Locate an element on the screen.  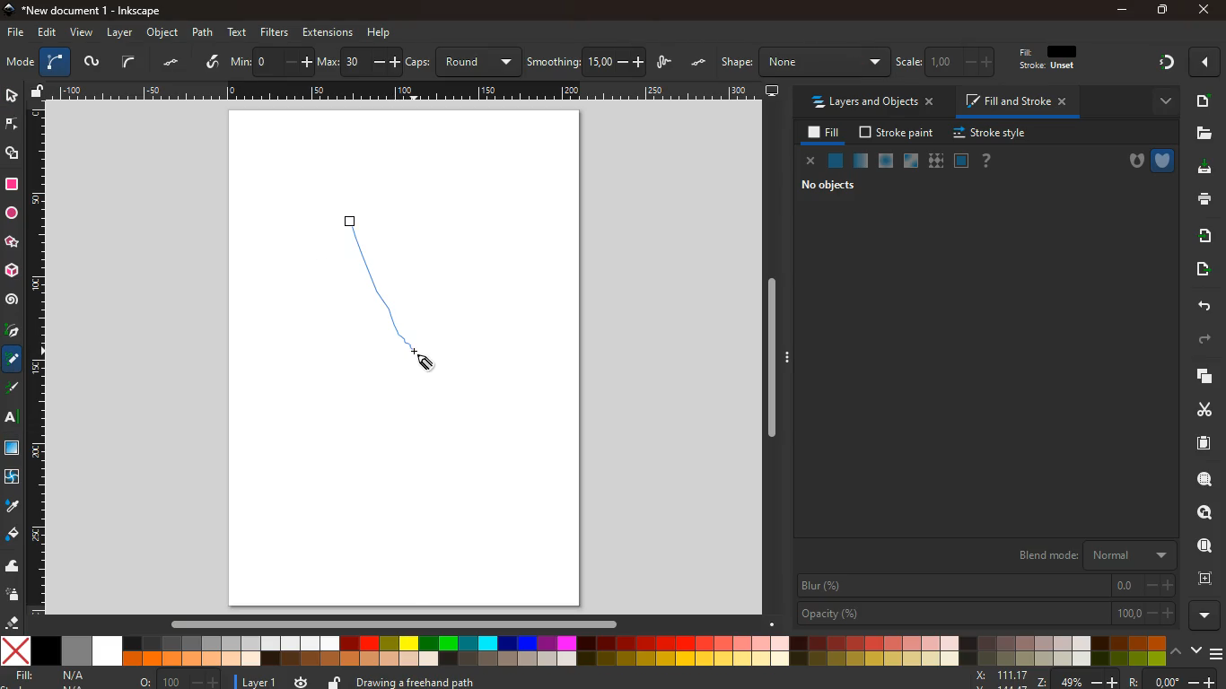
send is located at coordinates (1201, 269).